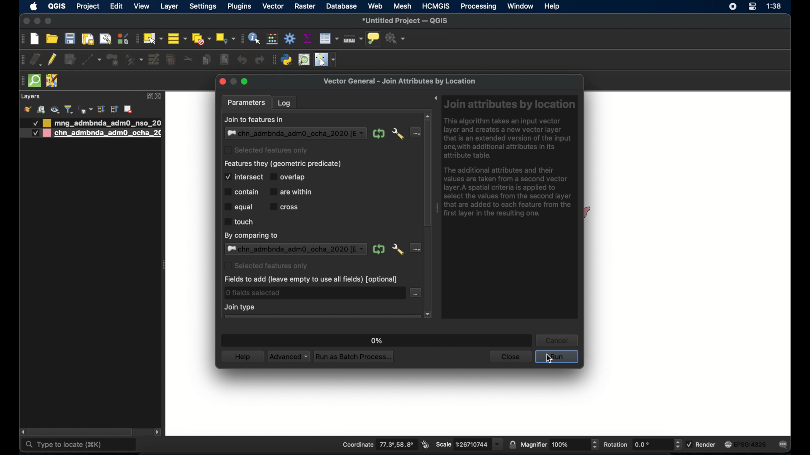 This screenshot has height=455, width=810. I want to click on , so click(31, 123).